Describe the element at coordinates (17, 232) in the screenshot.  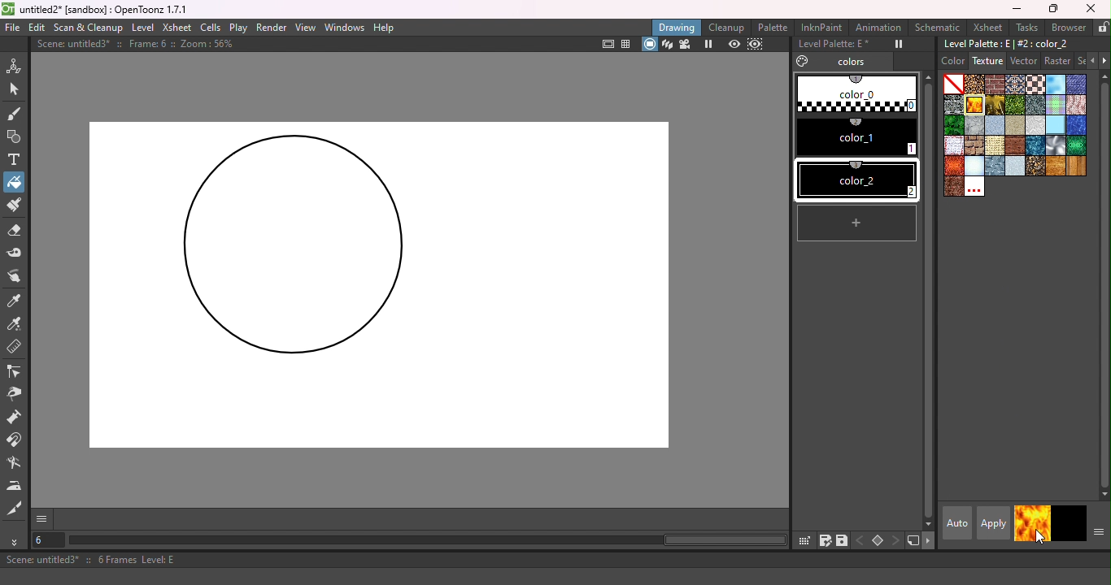
I see `Eraser tool` at that location.